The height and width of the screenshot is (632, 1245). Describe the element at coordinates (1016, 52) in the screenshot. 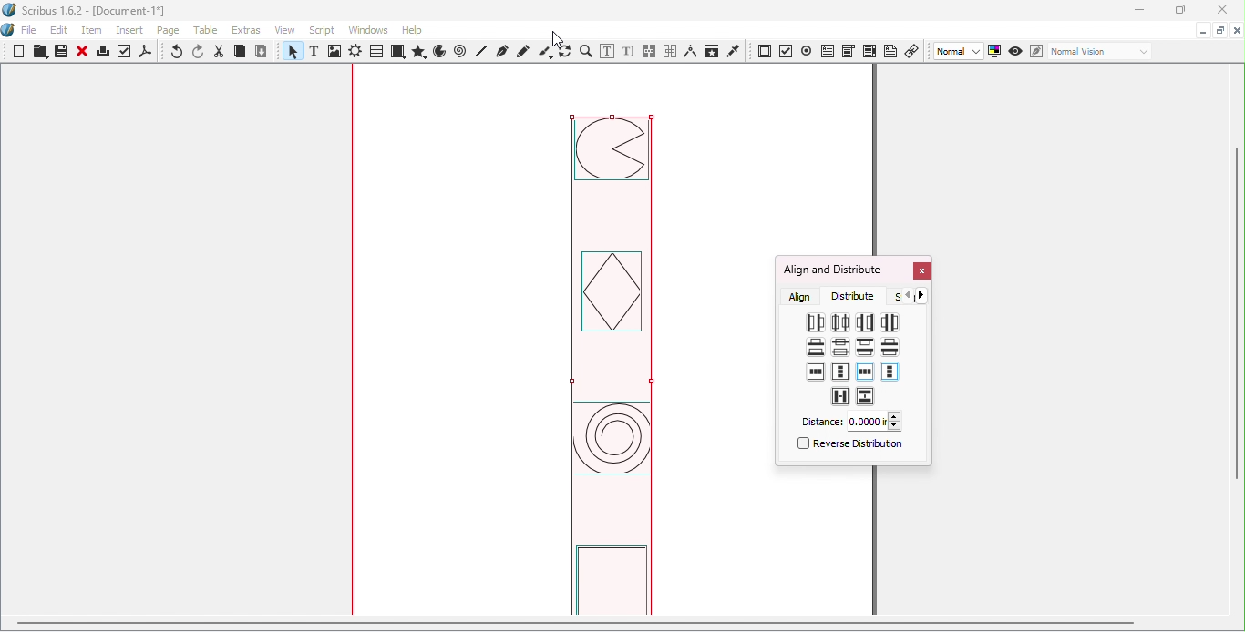

I see `Preview mode` at that location.